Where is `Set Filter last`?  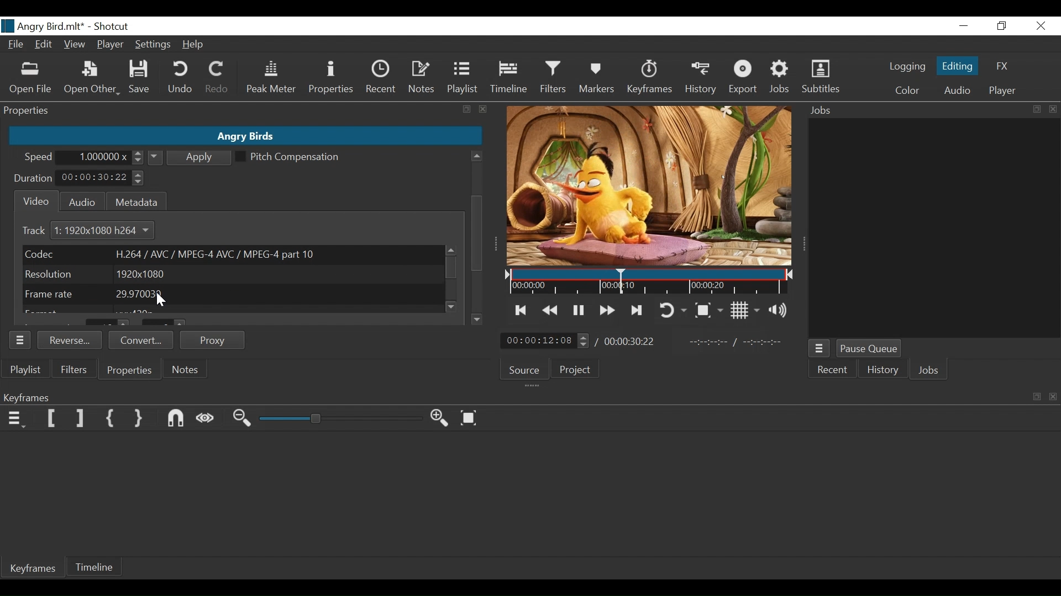 Set Filter last is located at coordinates (80, 419).